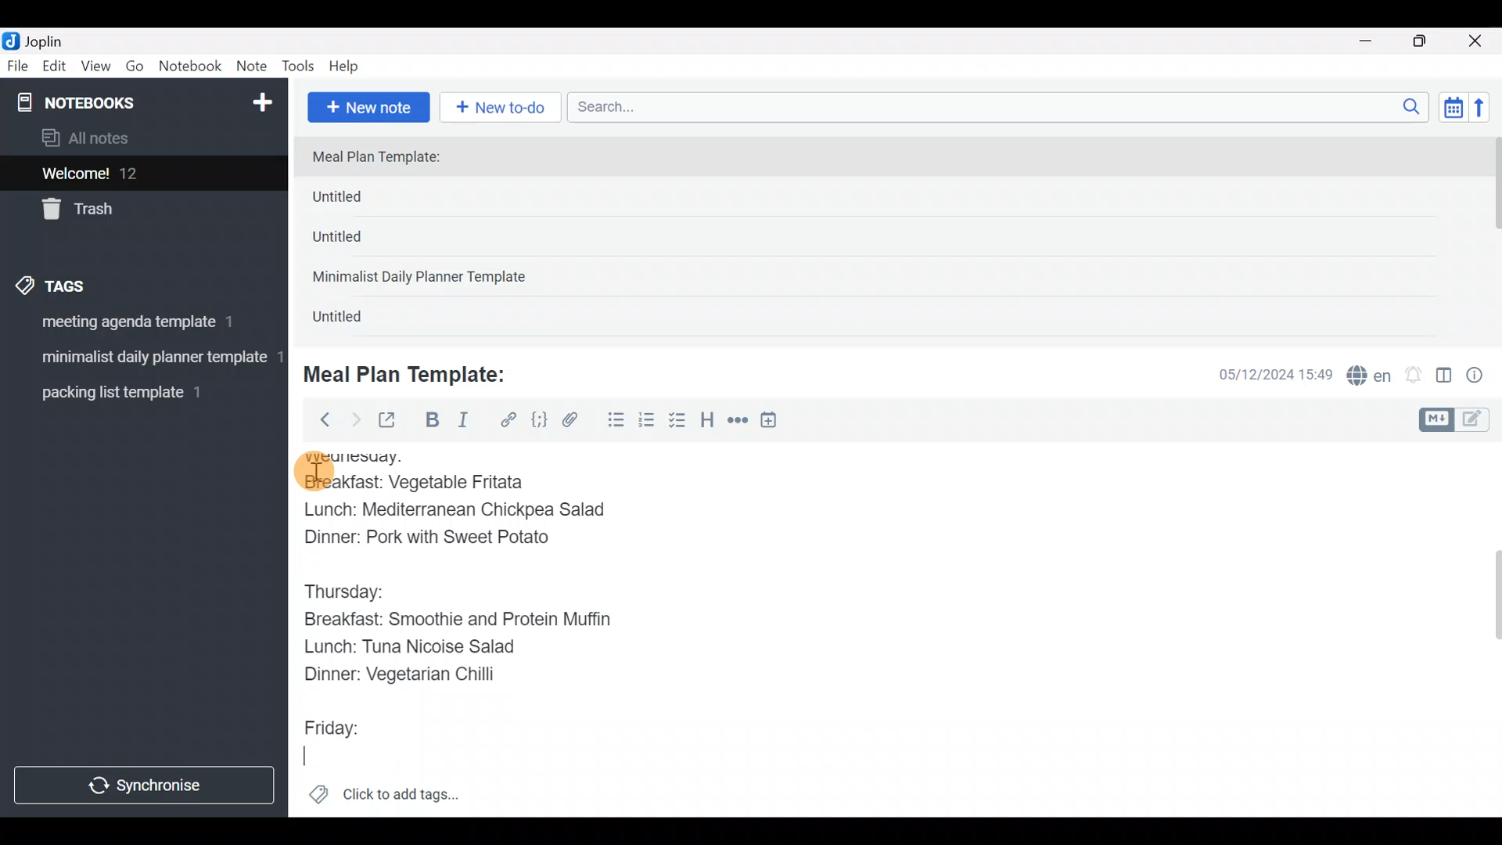 This screenshot has height=845, width=1502. What do you see at coordinates (1458, 418) in the screenshot?
I see `Toggle editors` at bounding box center [1458, 418].